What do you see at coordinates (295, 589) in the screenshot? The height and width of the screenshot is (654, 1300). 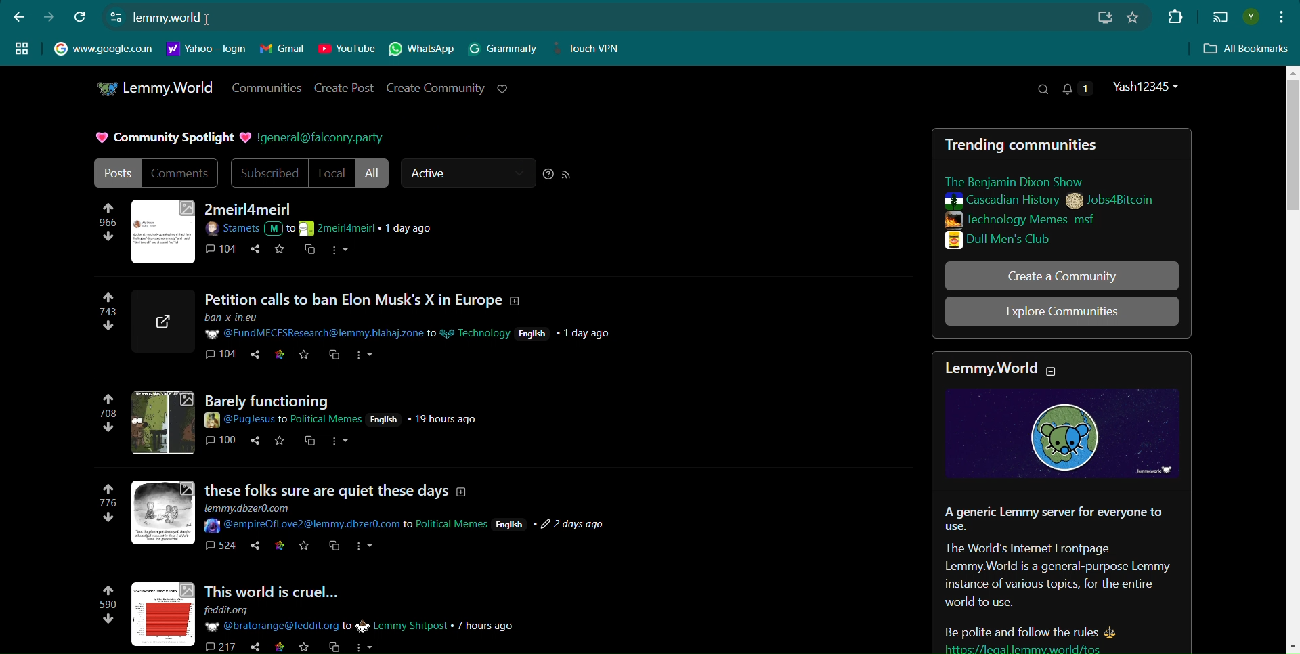 I see `This world is cruel` at bounding box center [295, 589].